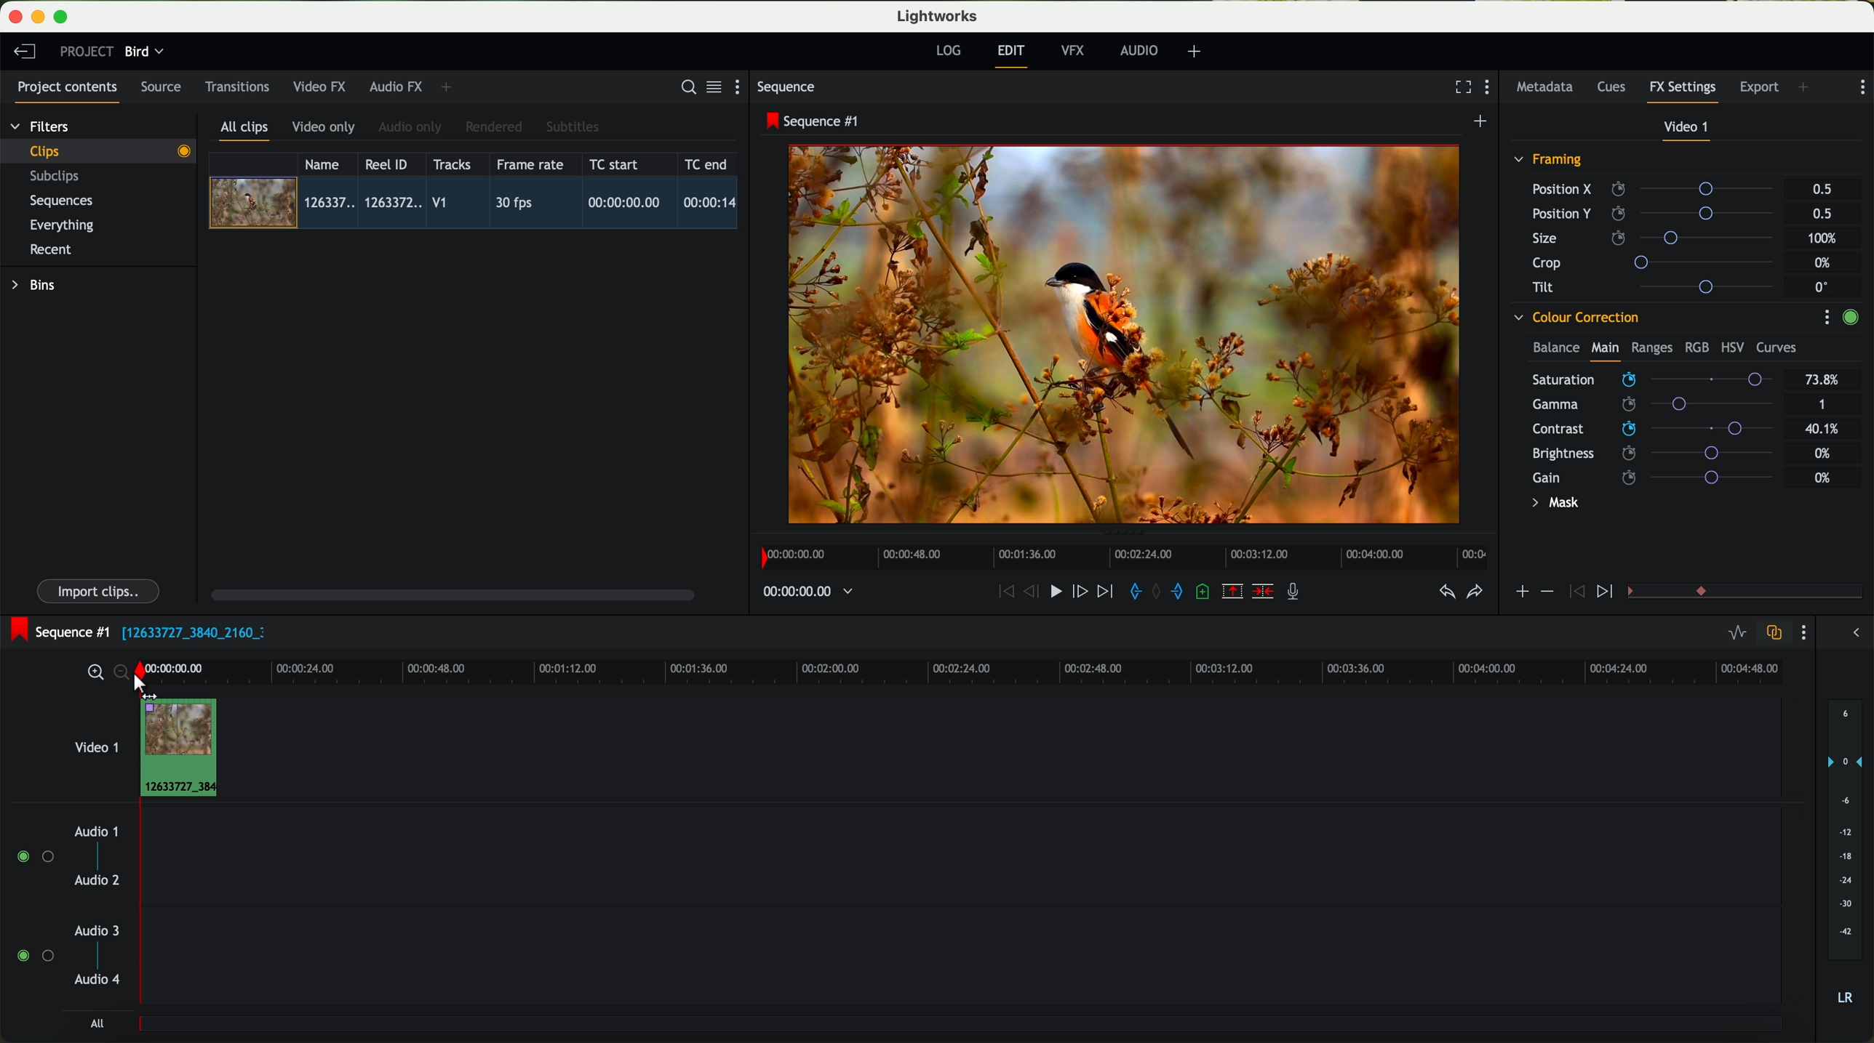 This screenshot has width=1874, height=1043. Describe the element at coordinates (1826, 317) in the screenshot. I see `show settings menu` at that location.